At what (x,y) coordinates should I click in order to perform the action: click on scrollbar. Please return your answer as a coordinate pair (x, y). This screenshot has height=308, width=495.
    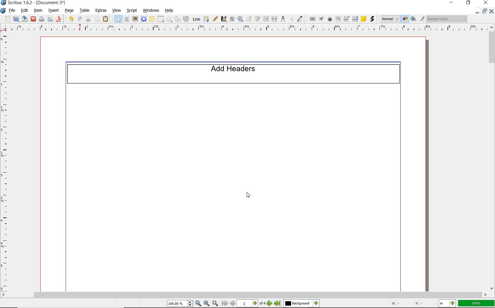
    Looking at the image, I should click on (492, 158).